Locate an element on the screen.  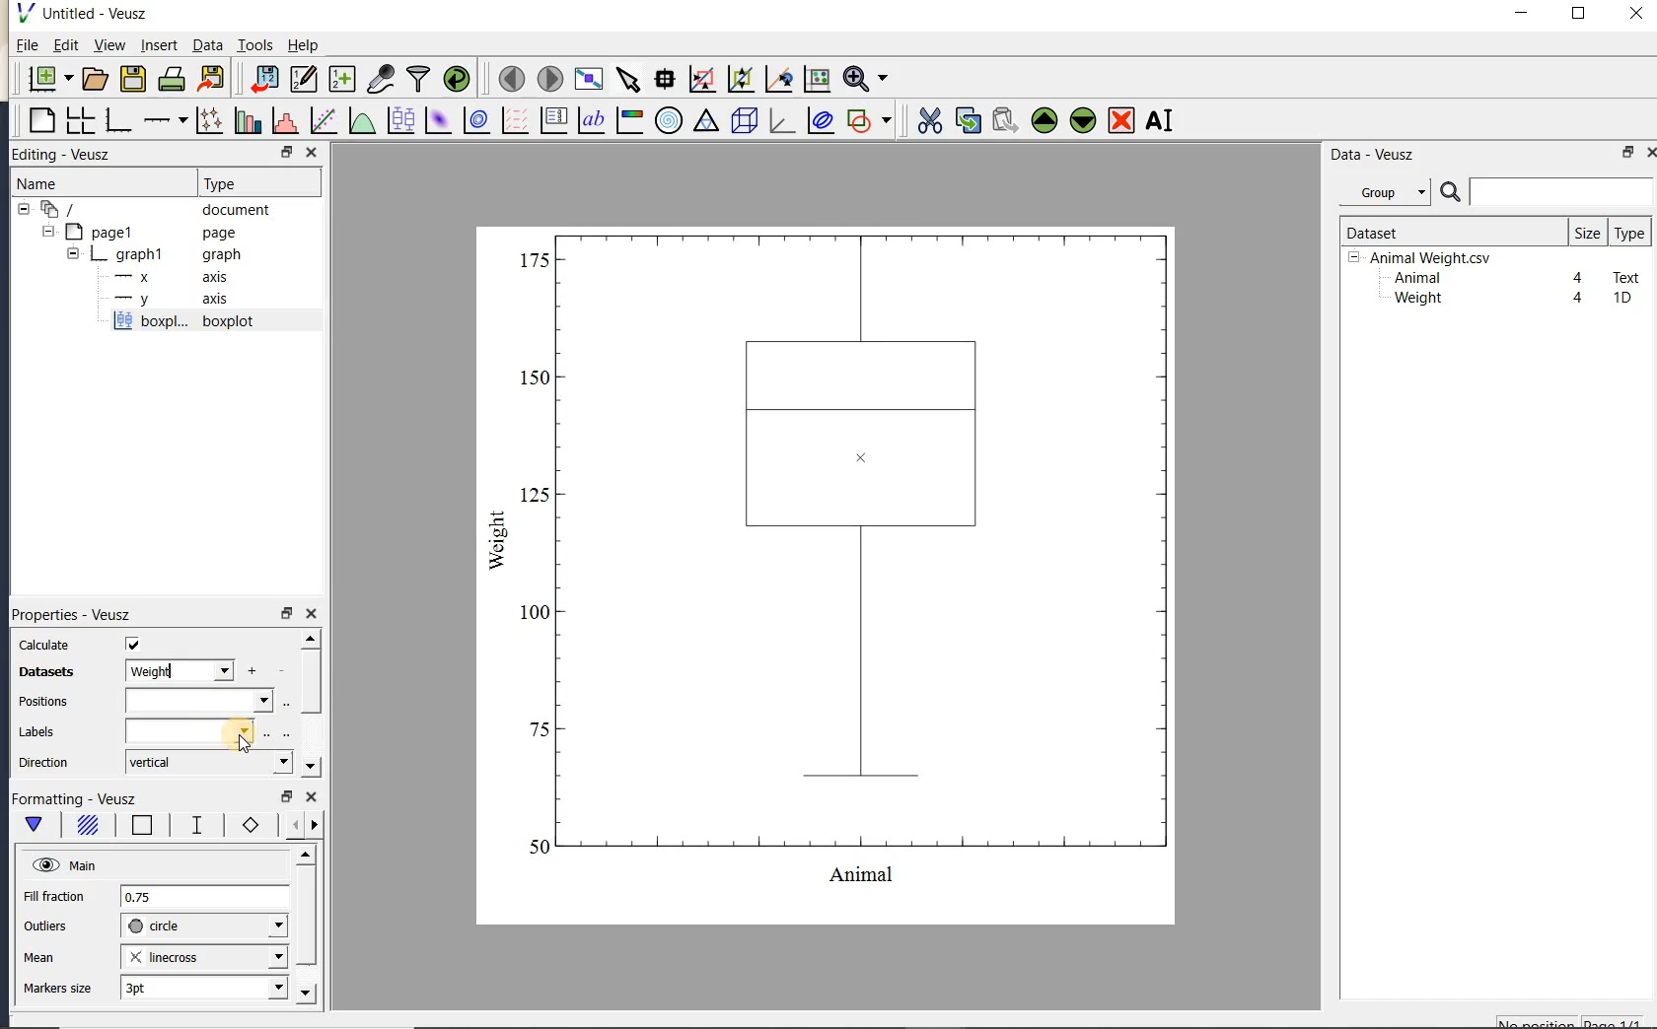
box fill is located at coordinates (85, 826).